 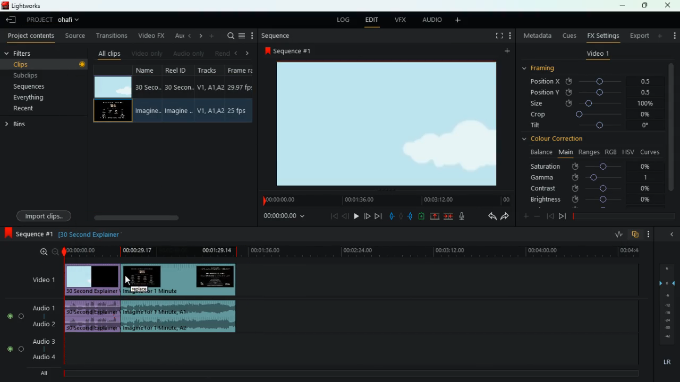 I want to click on back, so click(x=189, y=36).